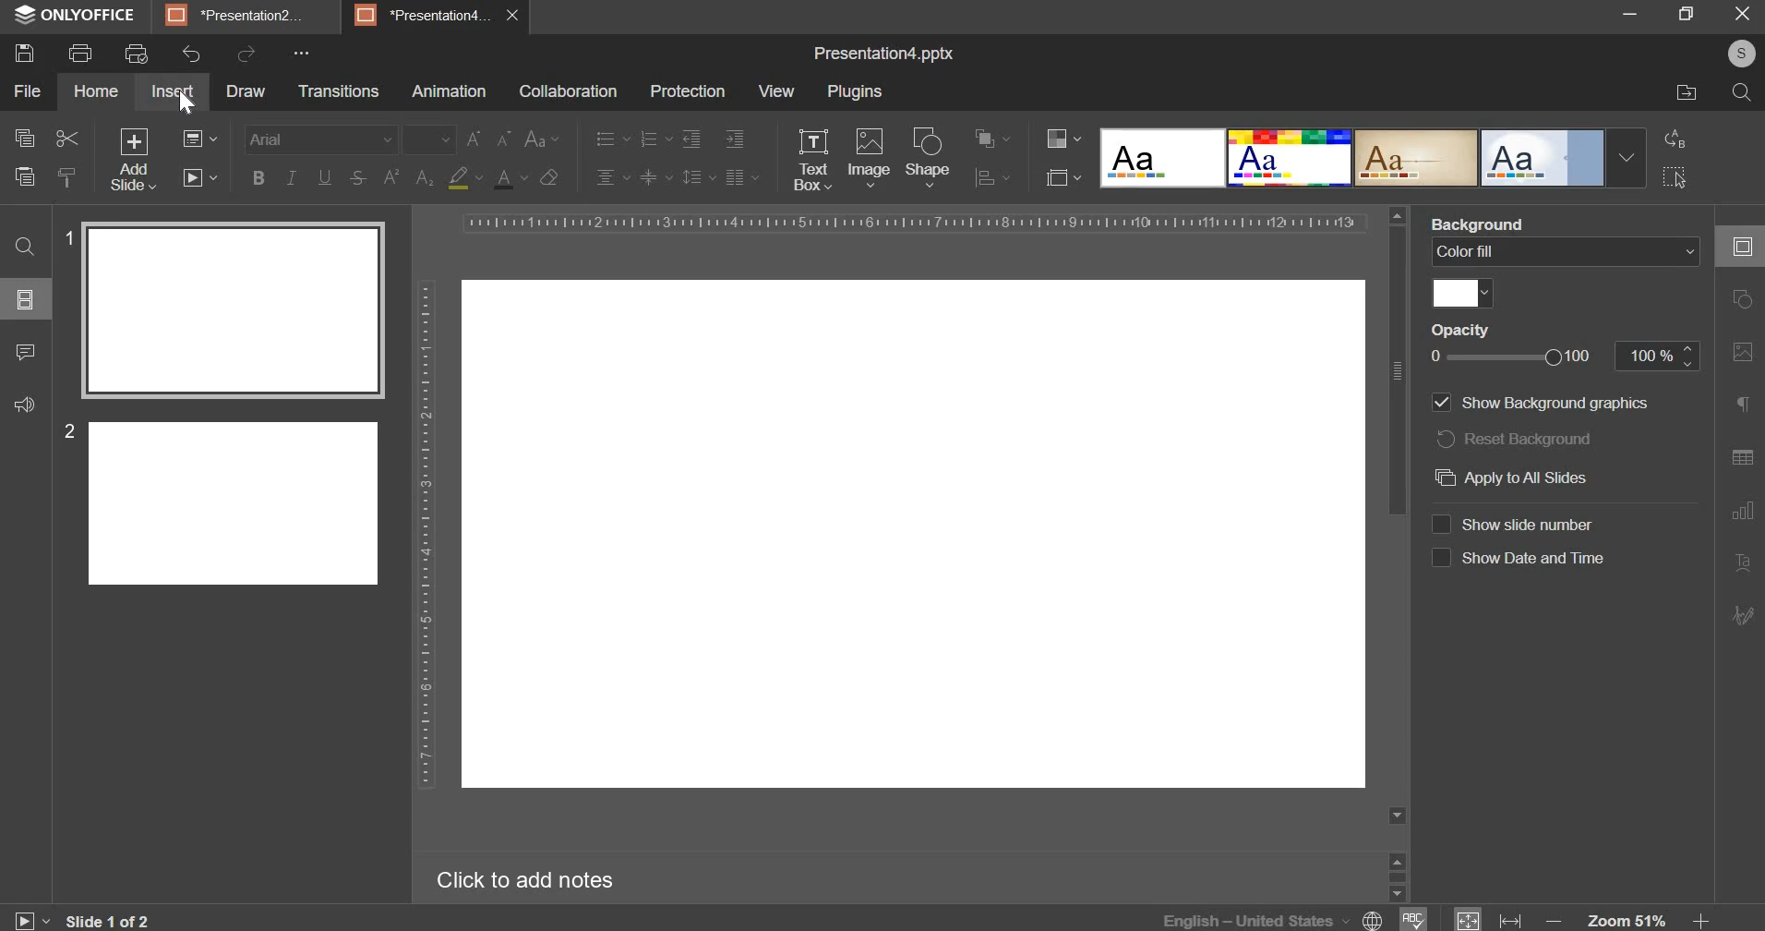 Image resolution: width=1765 pixels, height=931 pixels. I want to click on view, so click(776, 90).